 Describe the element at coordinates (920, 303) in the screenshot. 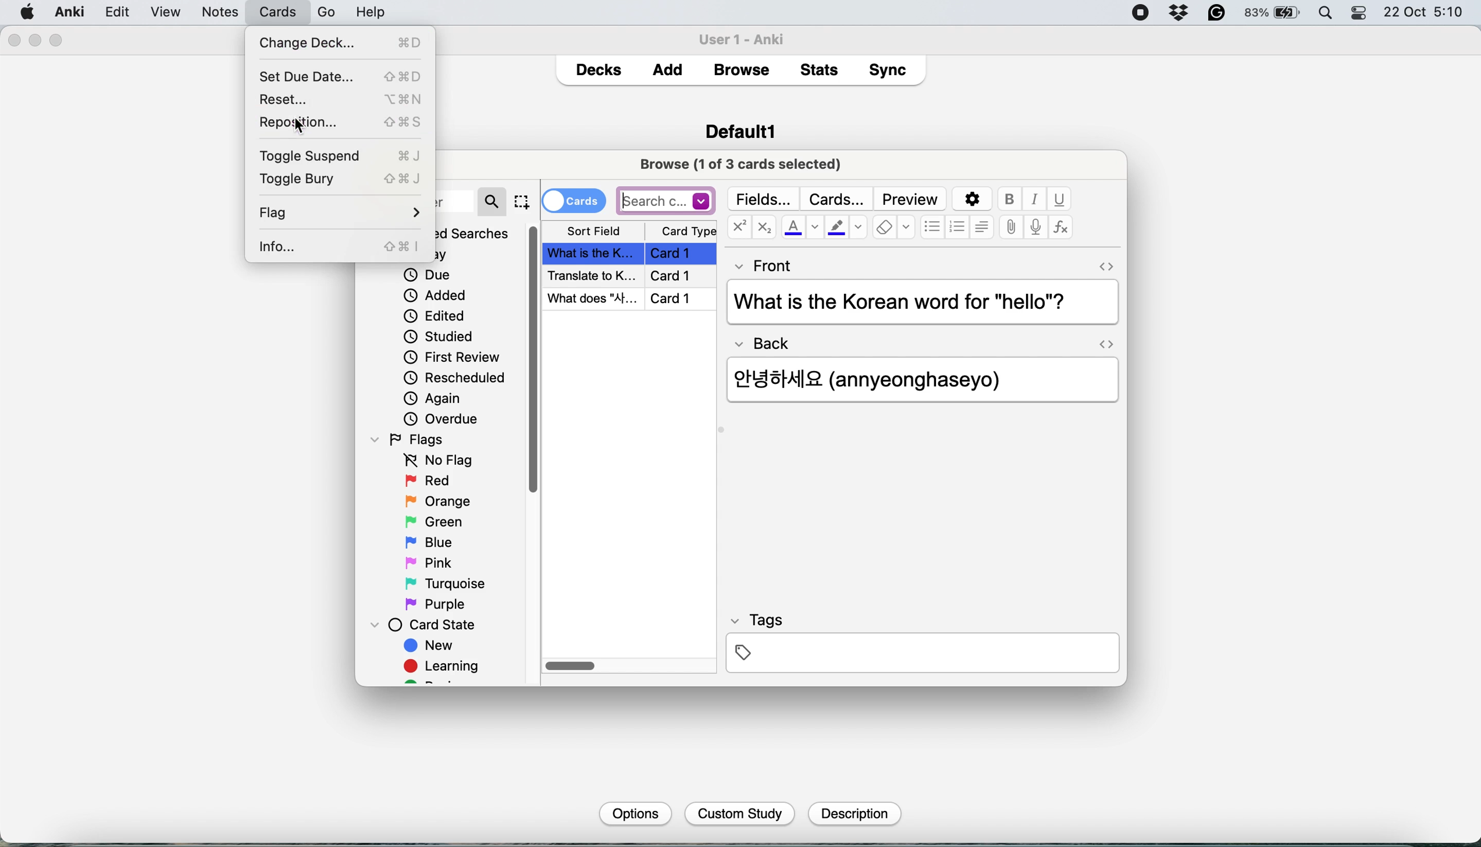

I see `What is the Korean word for "hello"?` at that location.